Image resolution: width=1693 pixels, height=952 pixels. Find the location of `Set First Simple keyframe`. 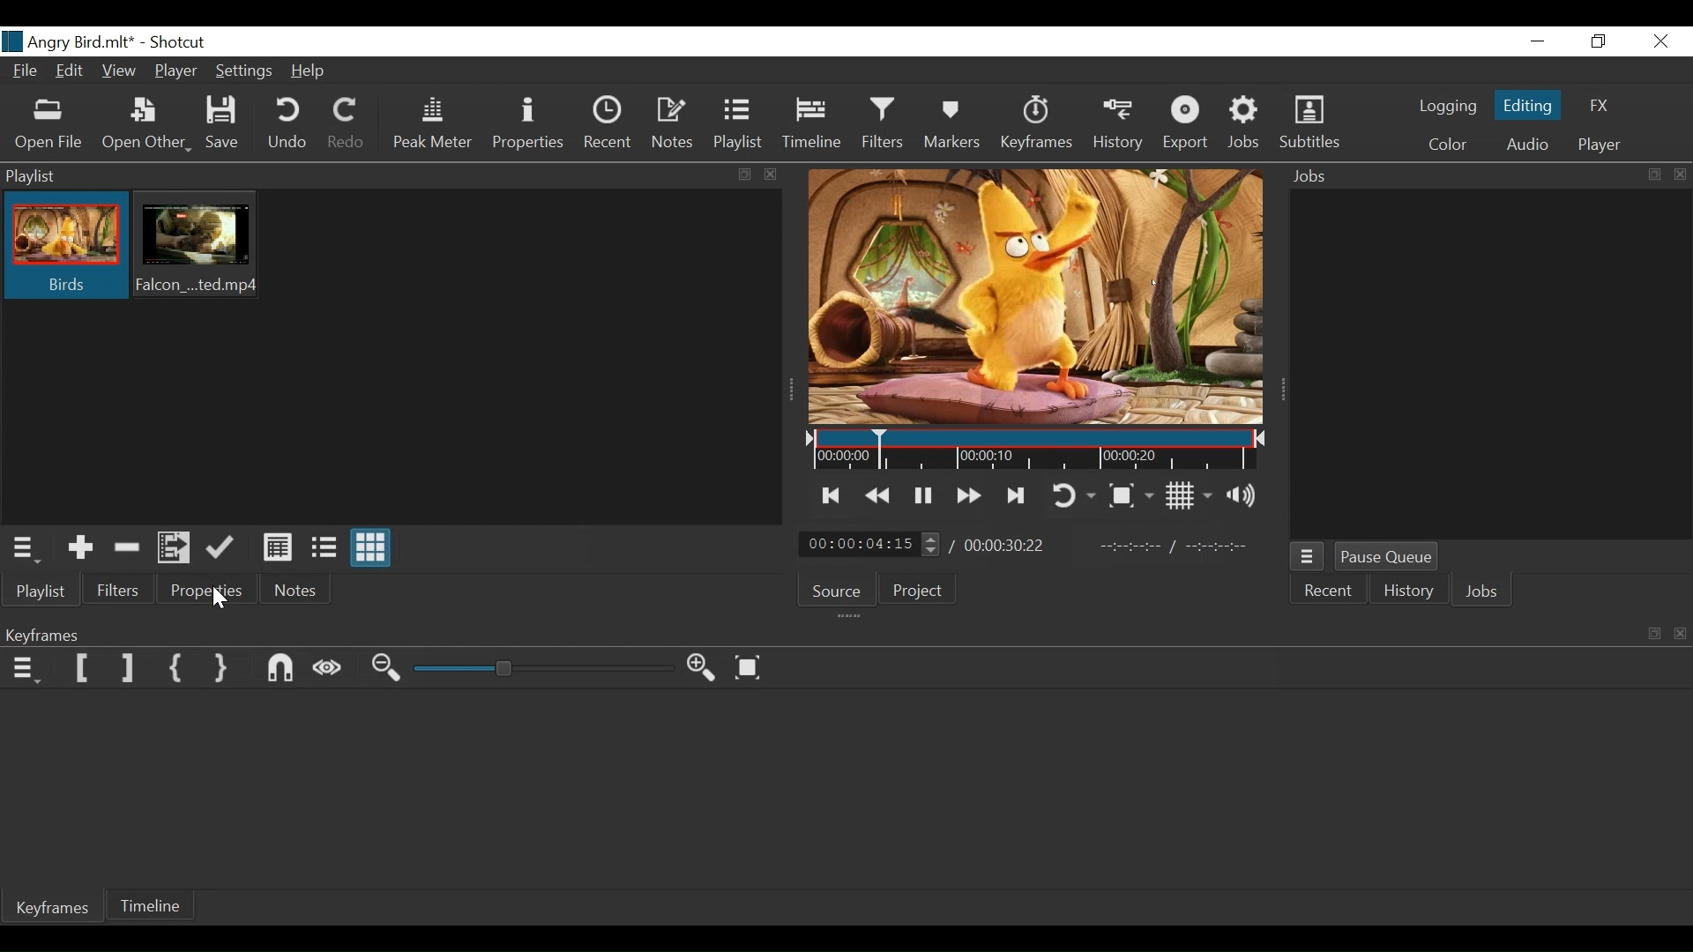

Set First Simple keyframe is located at coordinates (181, 670).